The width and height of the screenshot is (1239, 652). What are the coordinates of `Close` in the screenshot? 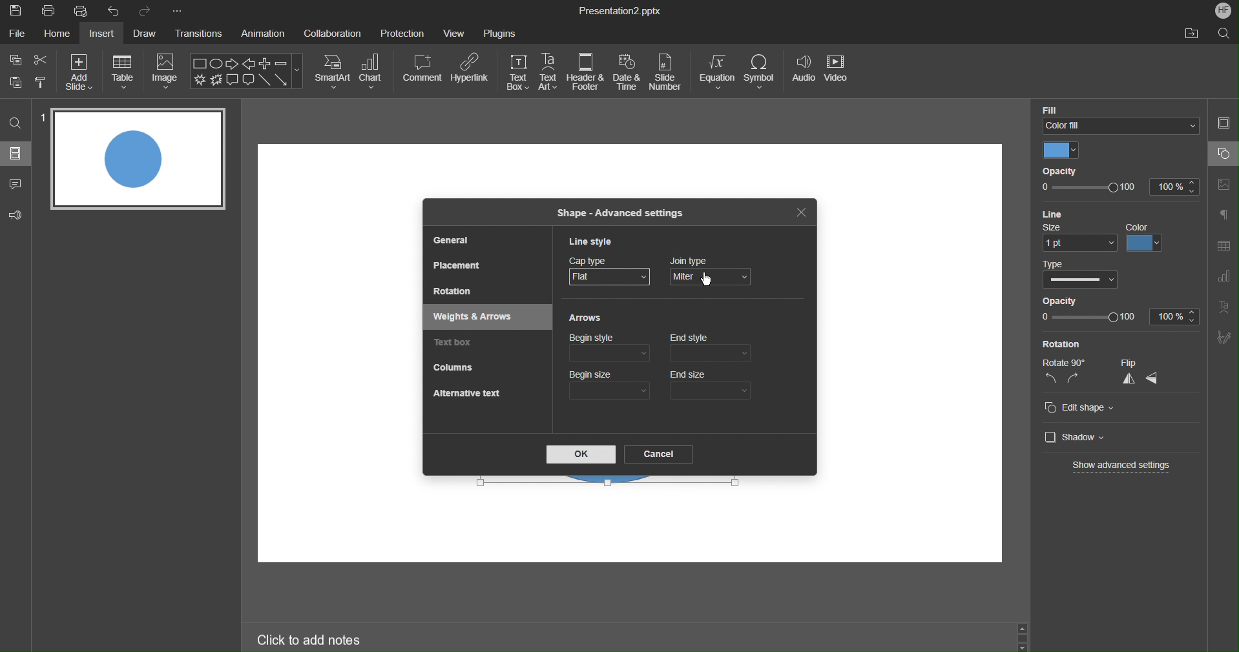 It's located at (801, 215).